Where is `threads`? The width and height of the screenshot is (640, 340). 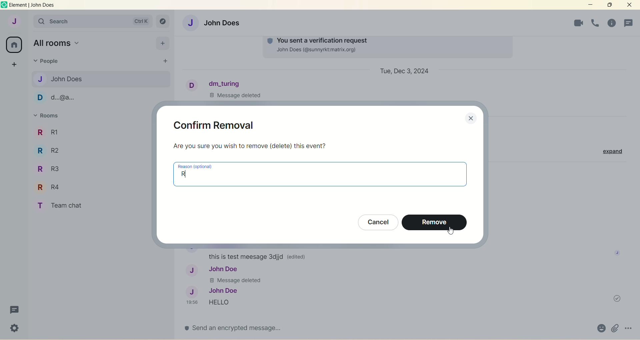 threads is located at coordinates (13, 309).